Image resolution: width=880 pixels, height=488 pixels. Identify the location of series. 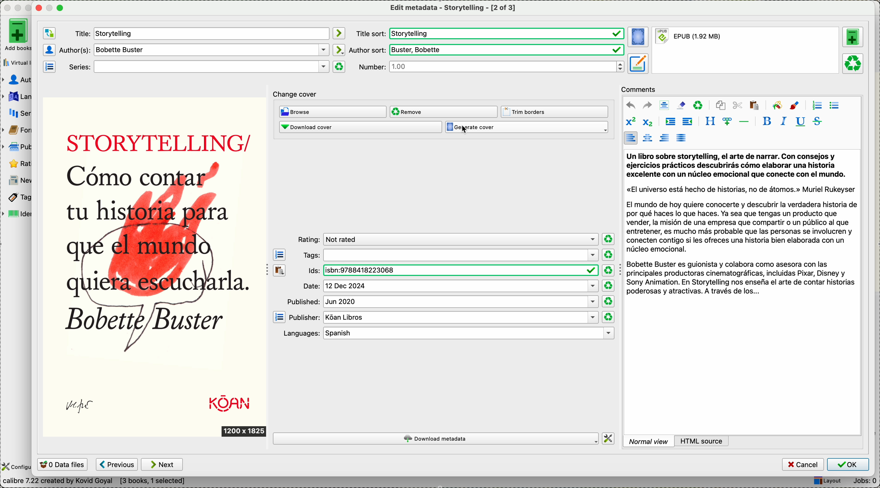
(22, 111).